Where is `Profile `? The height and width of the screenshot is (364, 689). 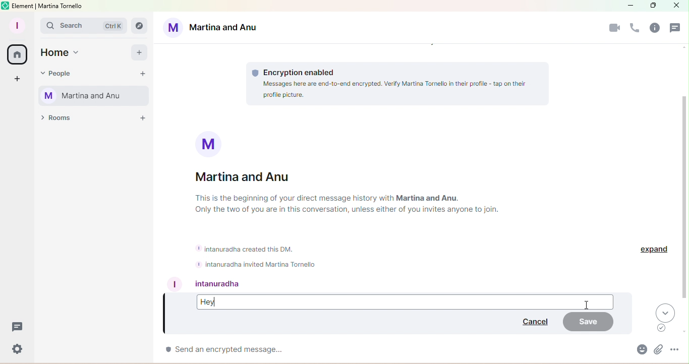 Profile  is located at coordinates (19, 24).